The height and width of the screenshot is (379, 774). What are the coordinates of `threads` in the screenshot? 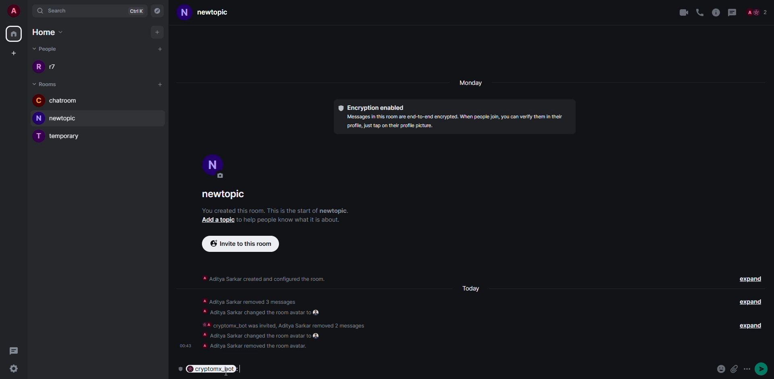 It's located at (14, 350).